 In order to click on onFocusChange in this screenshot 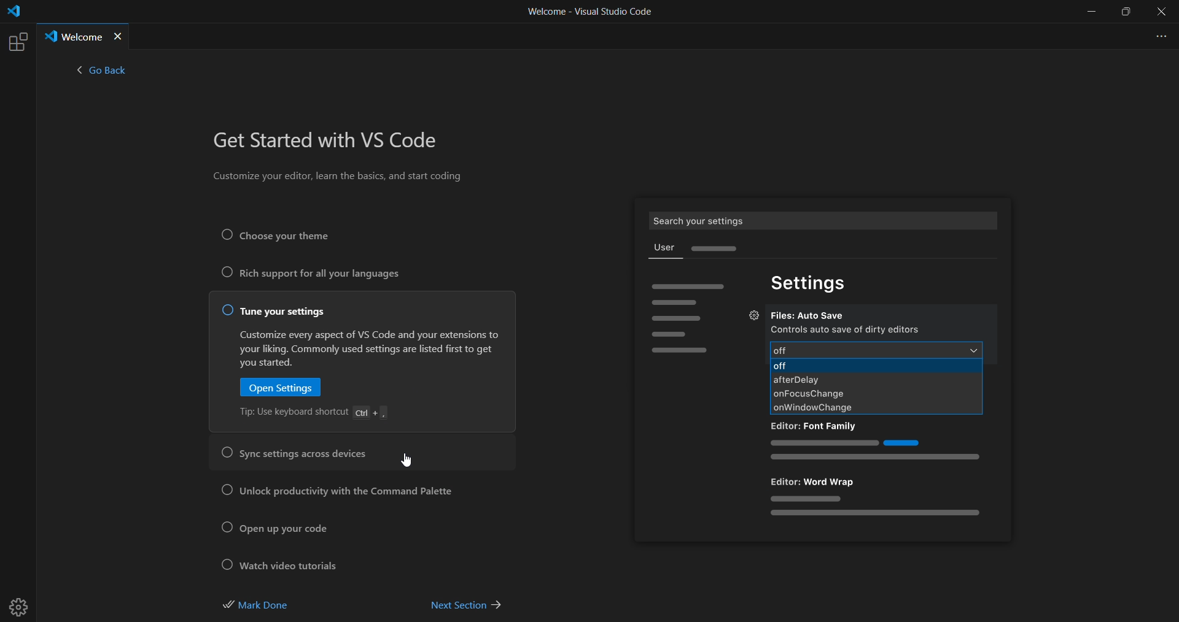, I will do `click(820, 394)`.